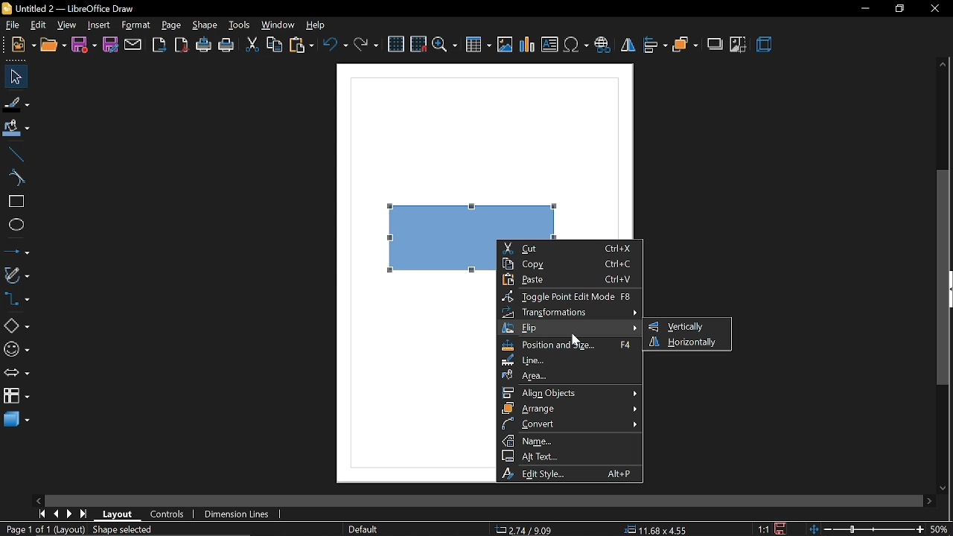  I want to click on cut, so click(252, 45).